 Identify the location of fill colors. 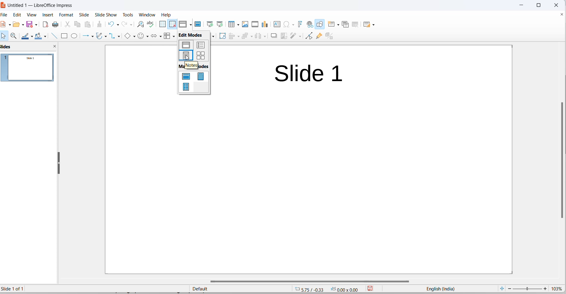
(39, 36).